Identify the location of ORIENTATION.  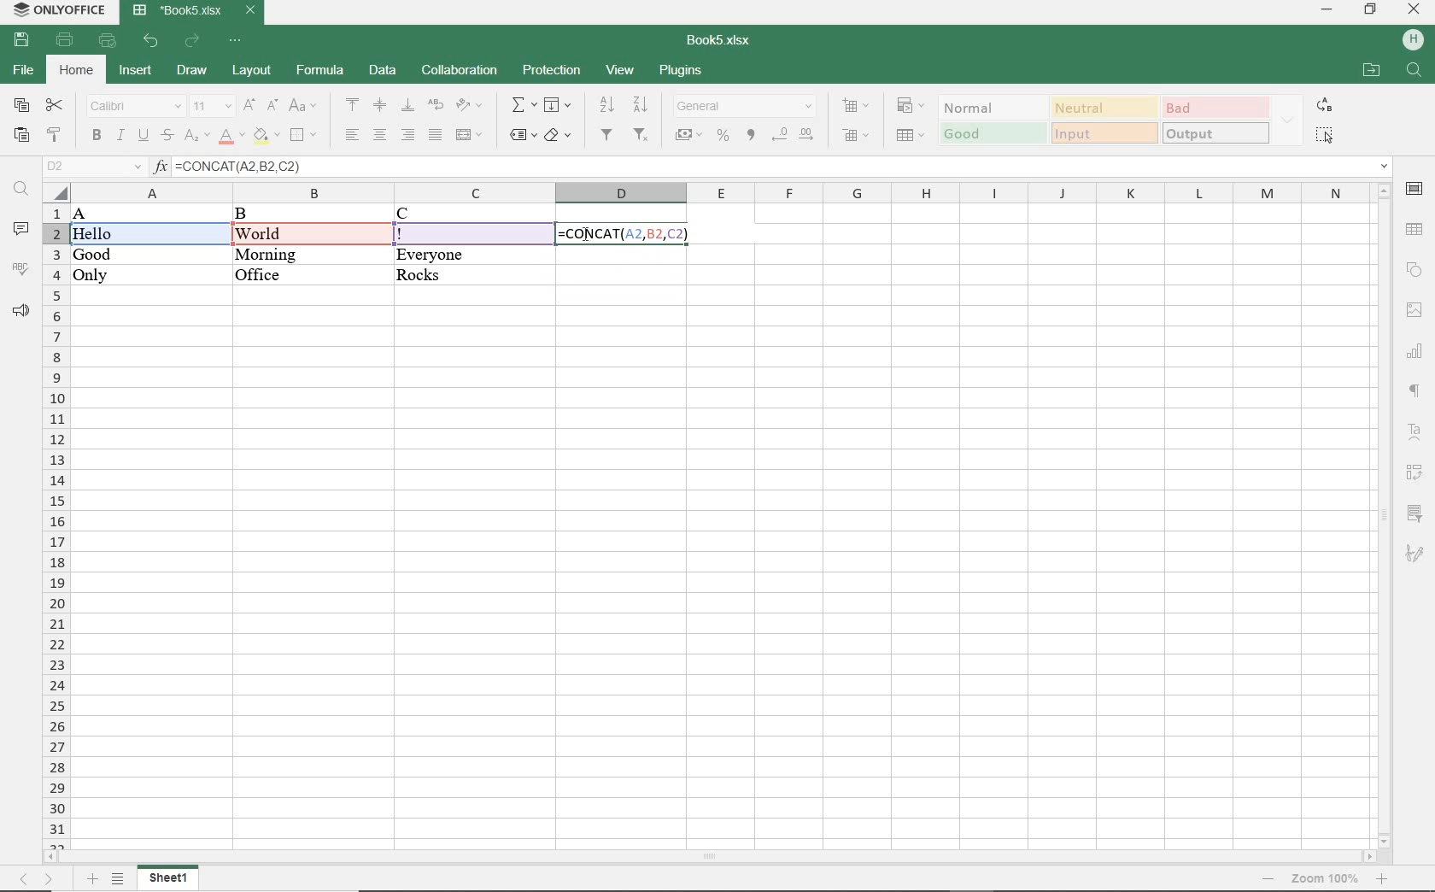
(468, 106).